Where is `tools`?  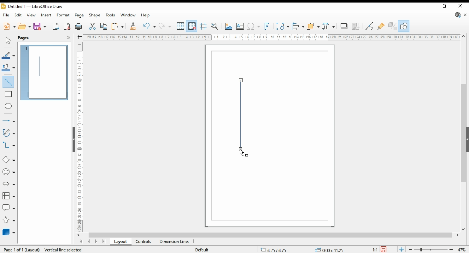
tools is located at coordinates (111, 15).